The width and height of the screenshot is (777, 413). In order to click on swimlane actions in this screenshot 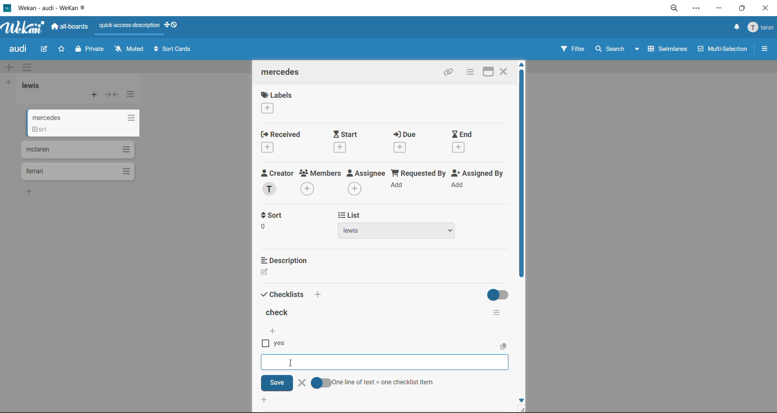, I will do `click(30, 68)`.